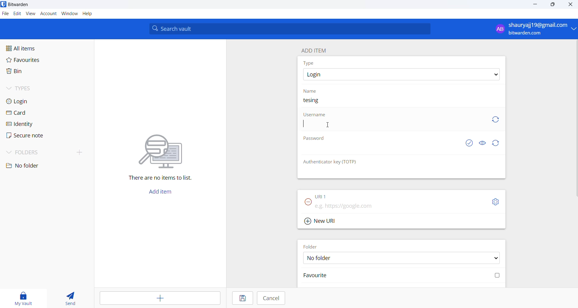 The height and width of the screenshot is (308, 578). What do you see at coordinates (37, 61) in the screenshot?
I see `Favorites` at bounding box center [37, 61].